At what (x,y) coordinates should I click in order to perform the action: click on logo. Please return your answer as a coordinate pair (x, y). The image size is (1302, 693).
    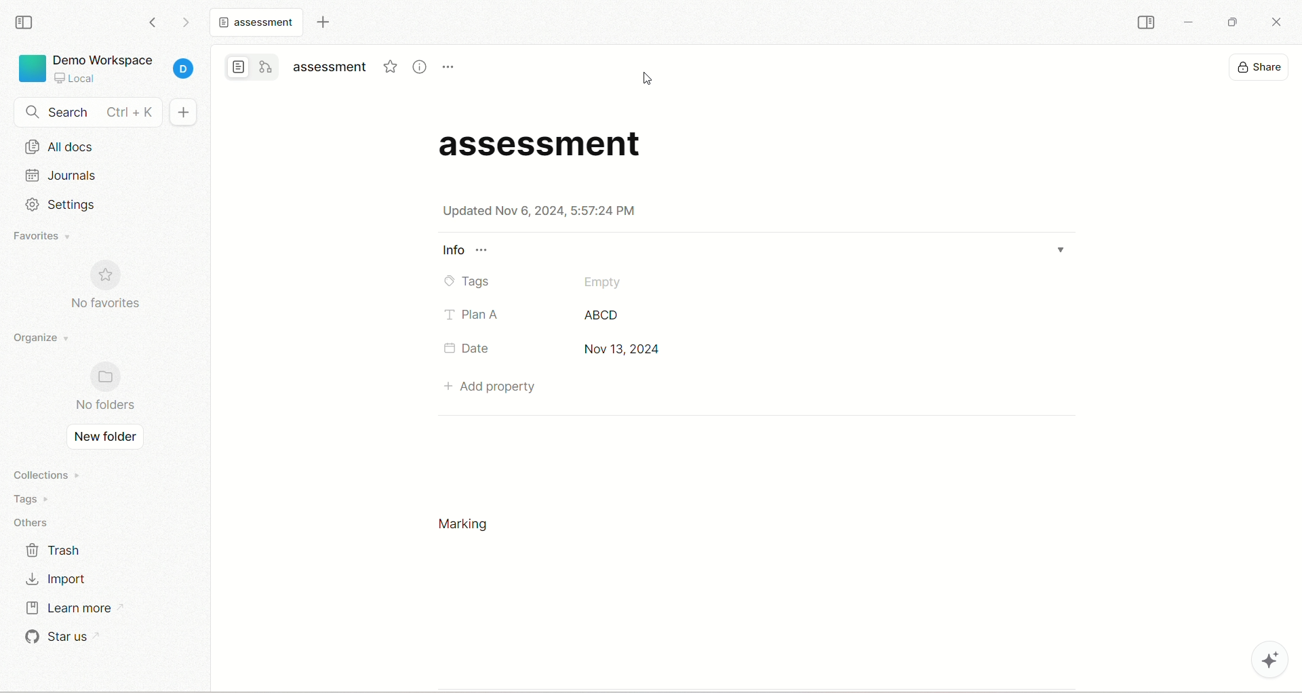
    Looking at the image, I should click on (31, 69).